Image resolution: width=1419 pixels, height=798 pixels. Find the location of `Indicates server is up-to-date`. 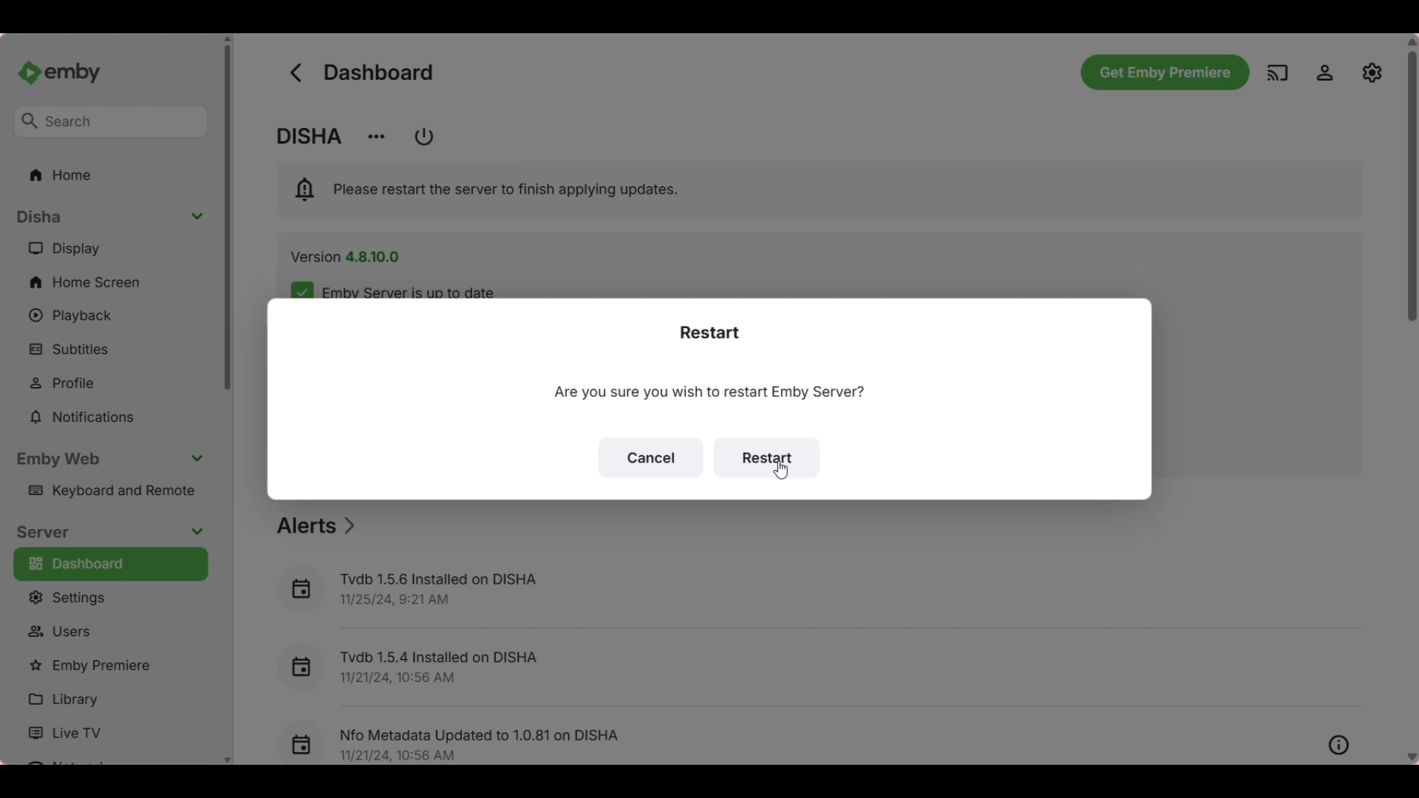

Indicates server is up-to-date is located at coordinates (393, 289).